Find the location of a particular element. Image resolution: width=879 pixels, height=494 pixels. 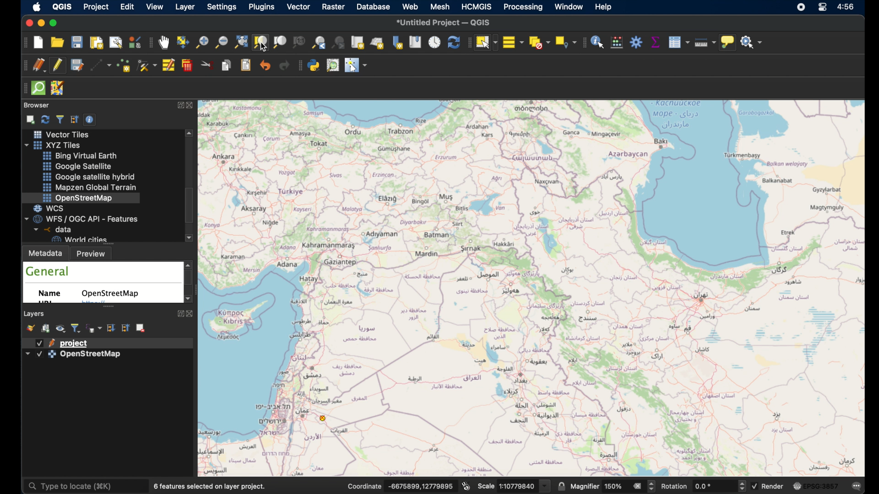

Coordinate is located at coordinates (364, 486).